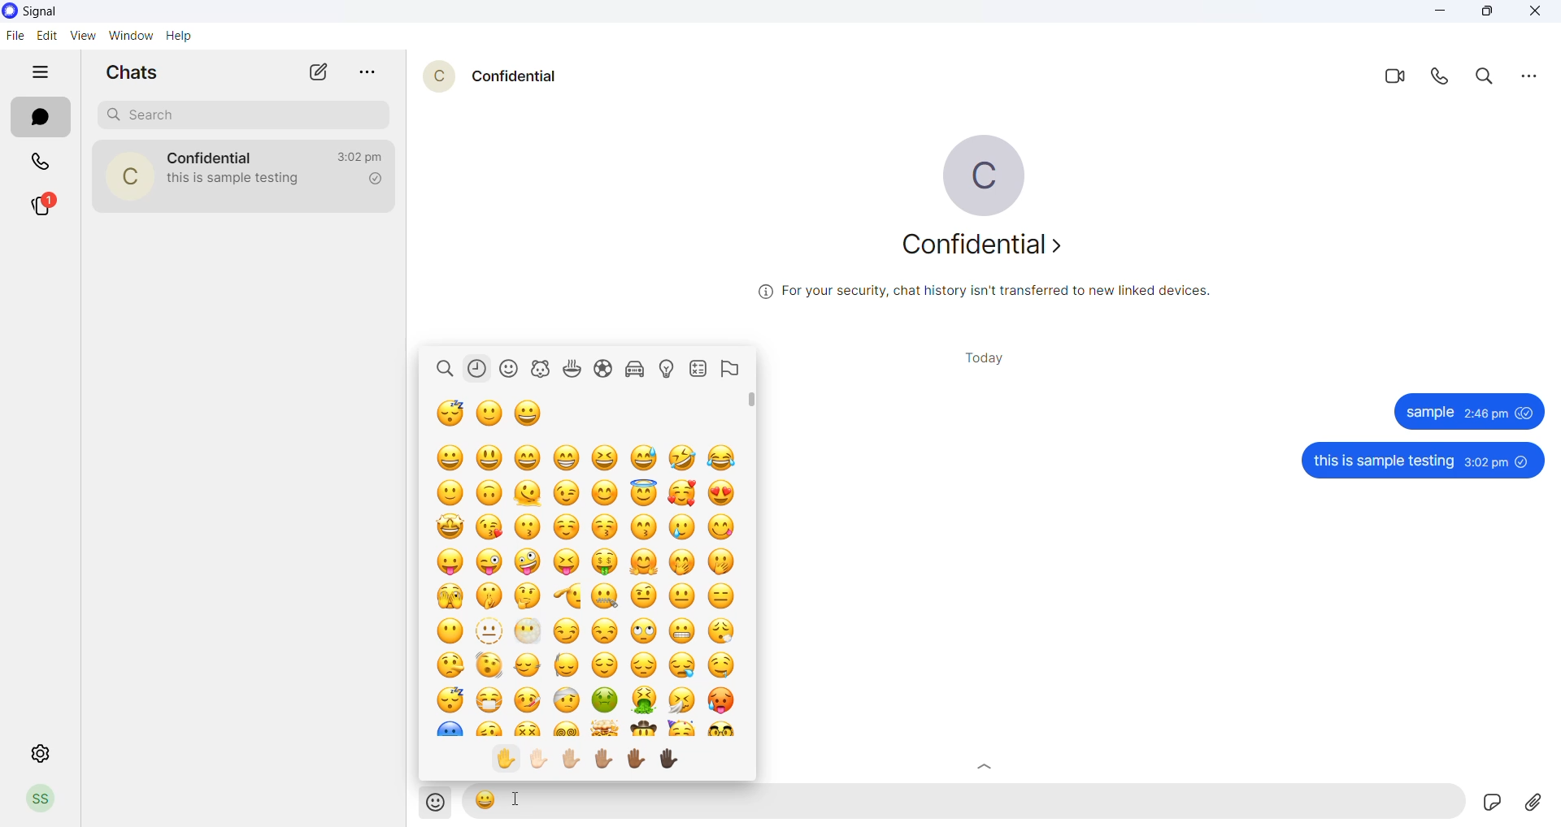  What do you see at coordinates (128, 176) in the screenshot?
I see `contact photo` at bounding box center [128, 176].